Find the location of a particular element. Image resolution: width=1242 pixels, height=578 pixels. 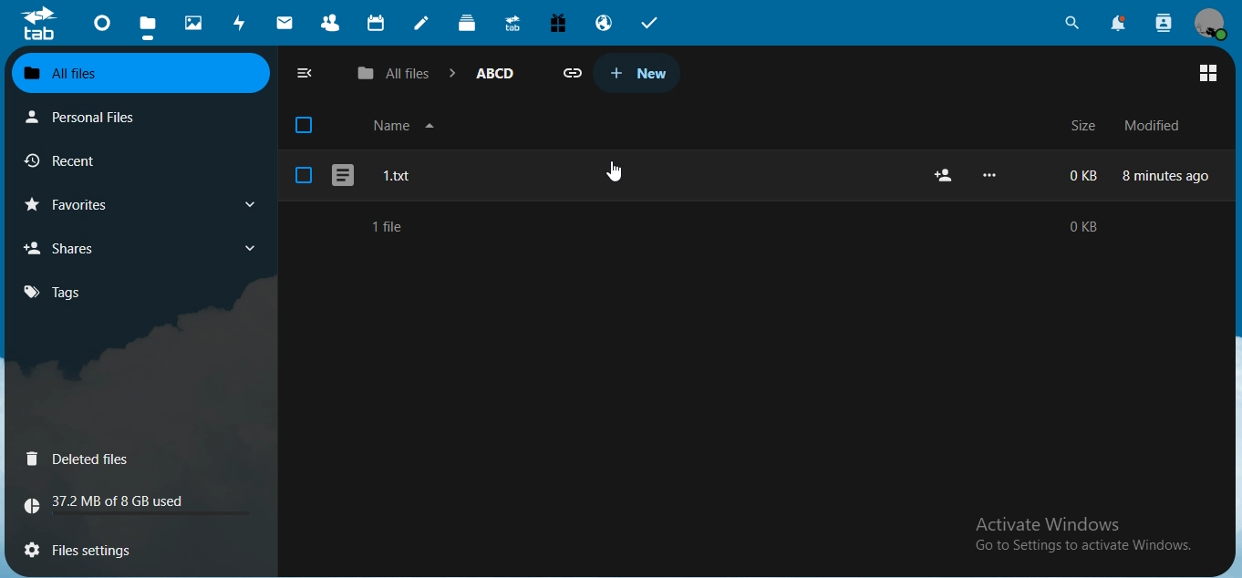

tags is located at coordinates (53, 293).